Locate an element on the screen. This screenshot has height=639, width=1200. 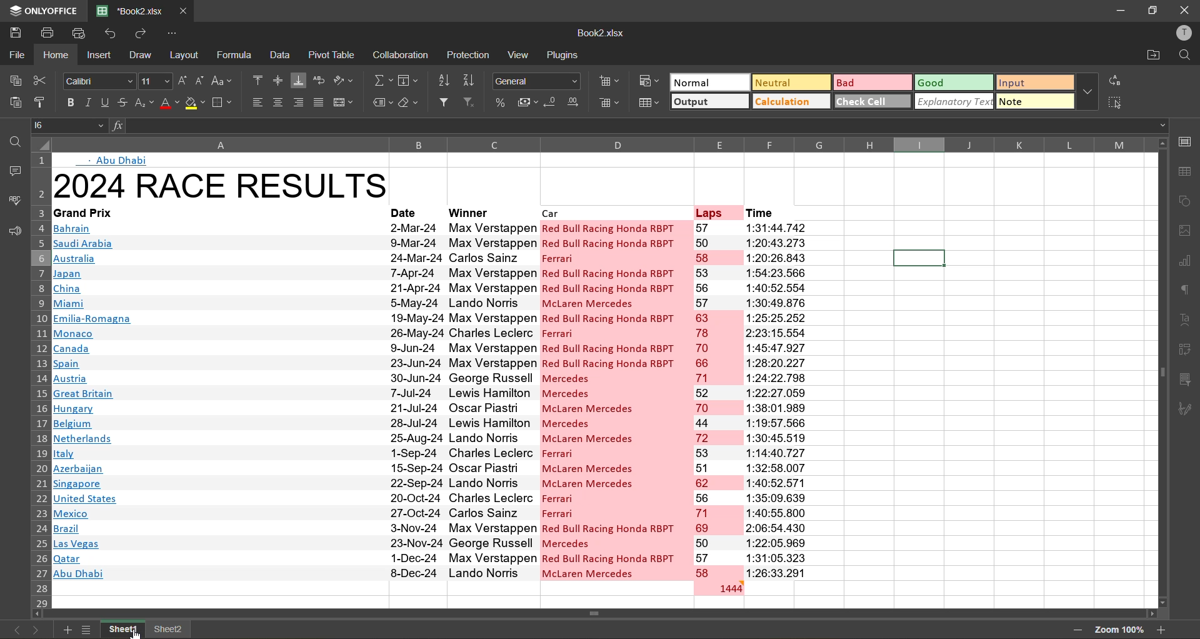
car name is located at coordinates (615, 399).